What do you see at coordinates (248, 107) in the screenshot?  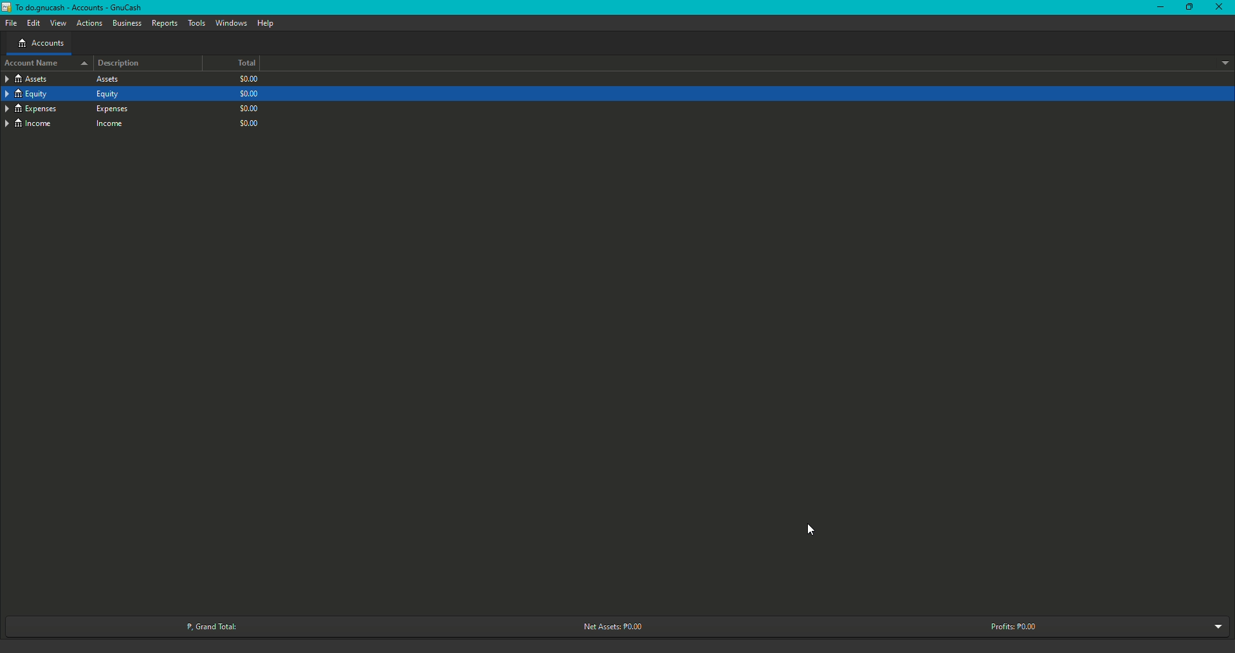 I see `$0` at bounding box center [248, 107].